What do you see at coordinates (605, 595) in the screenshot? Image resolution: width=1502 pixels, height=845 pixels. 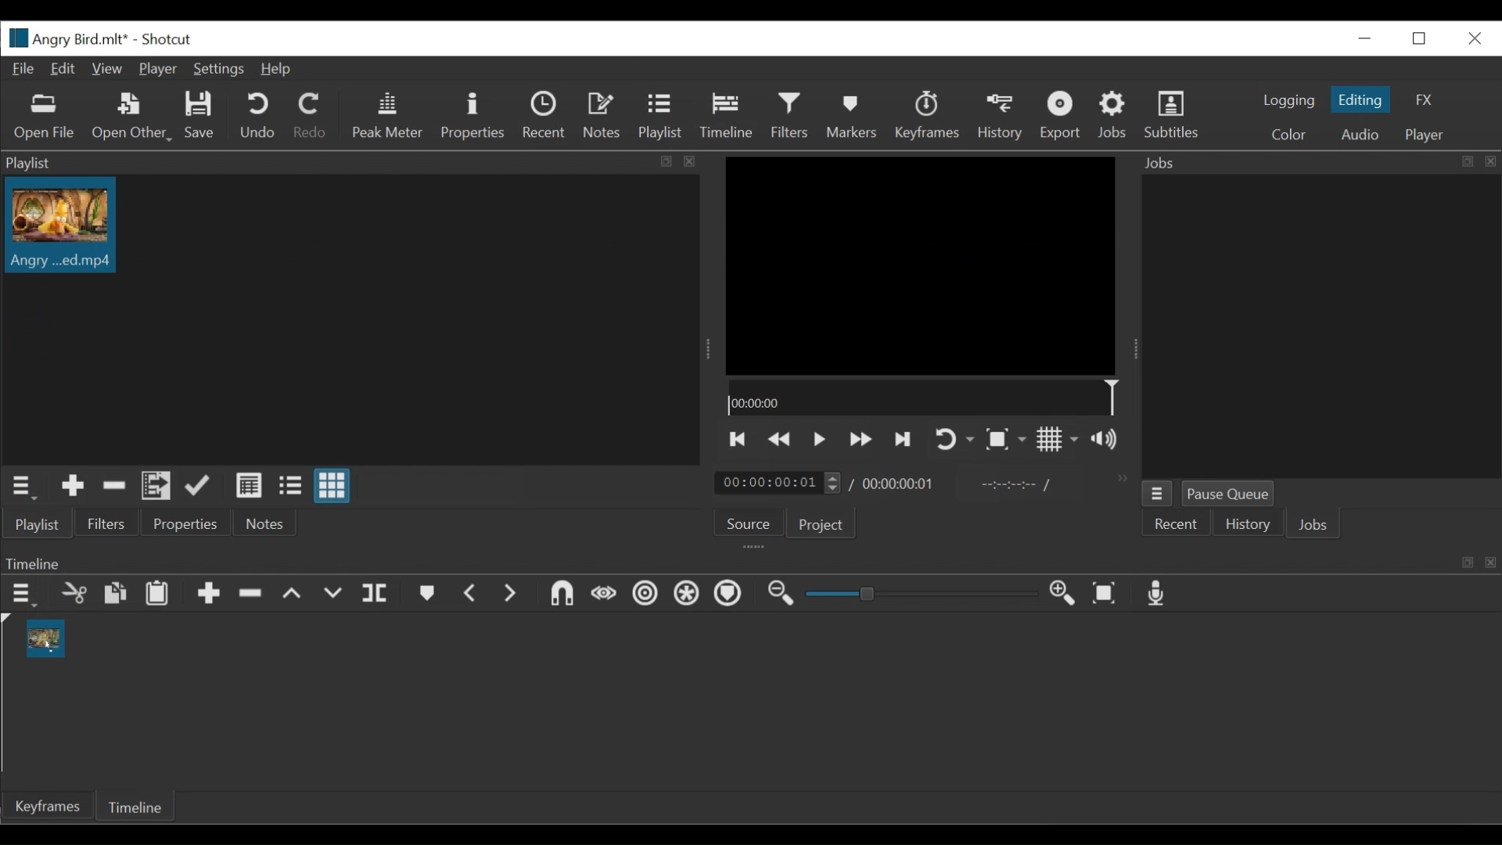 I see `Scrub while dragging` at bounding box center [605, 595].